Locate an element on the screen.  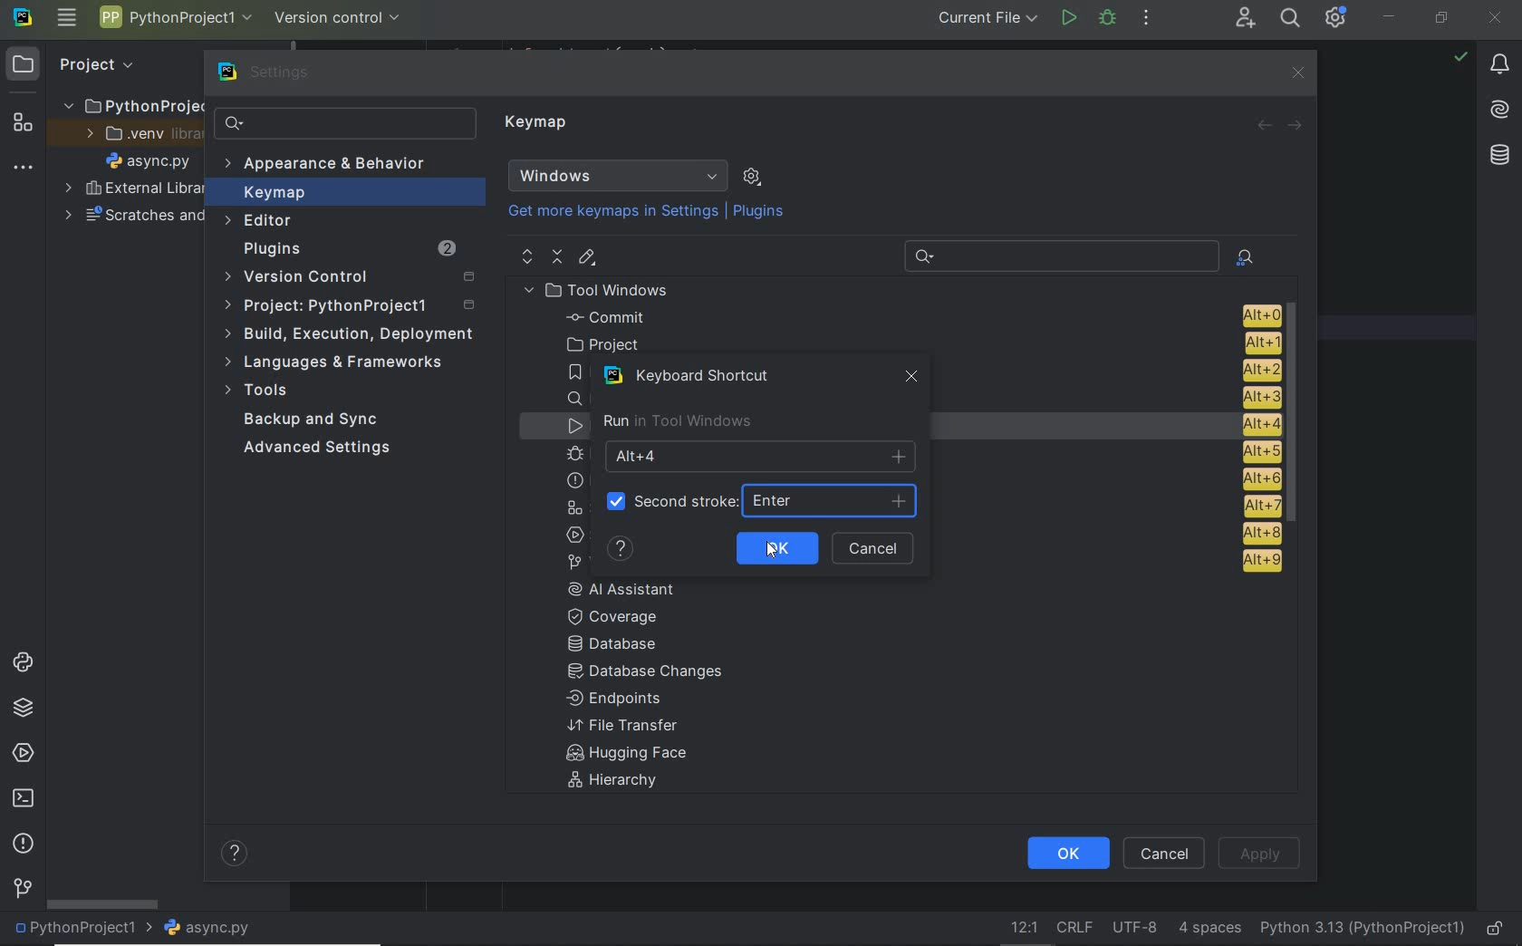
Plugins is located at coordinates (347, 249).